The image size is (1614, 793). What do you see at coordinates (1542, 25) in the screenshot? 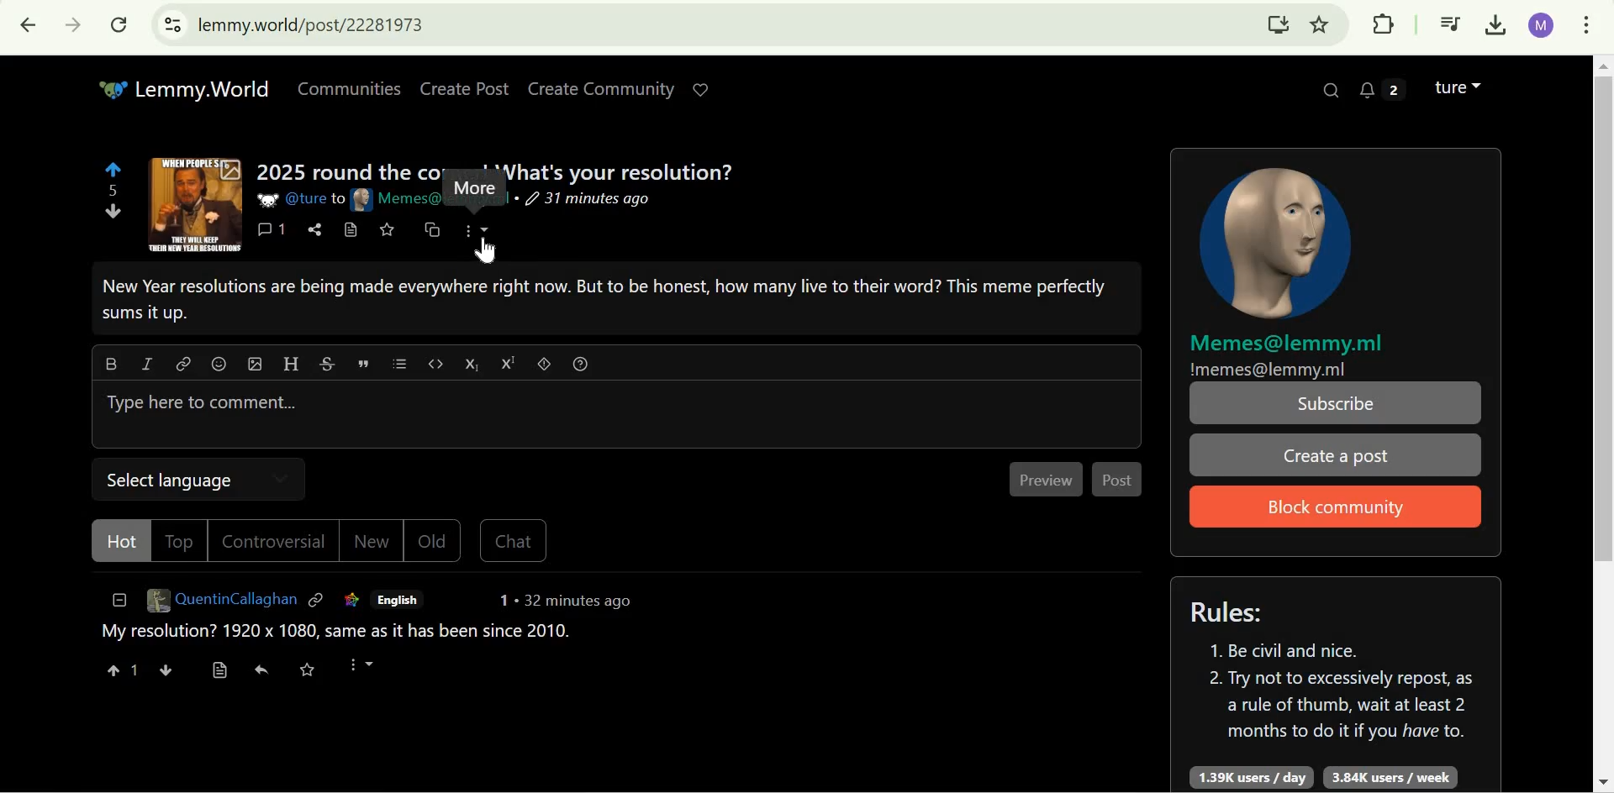
I see `Google account` at bounding box center [1542, 25].